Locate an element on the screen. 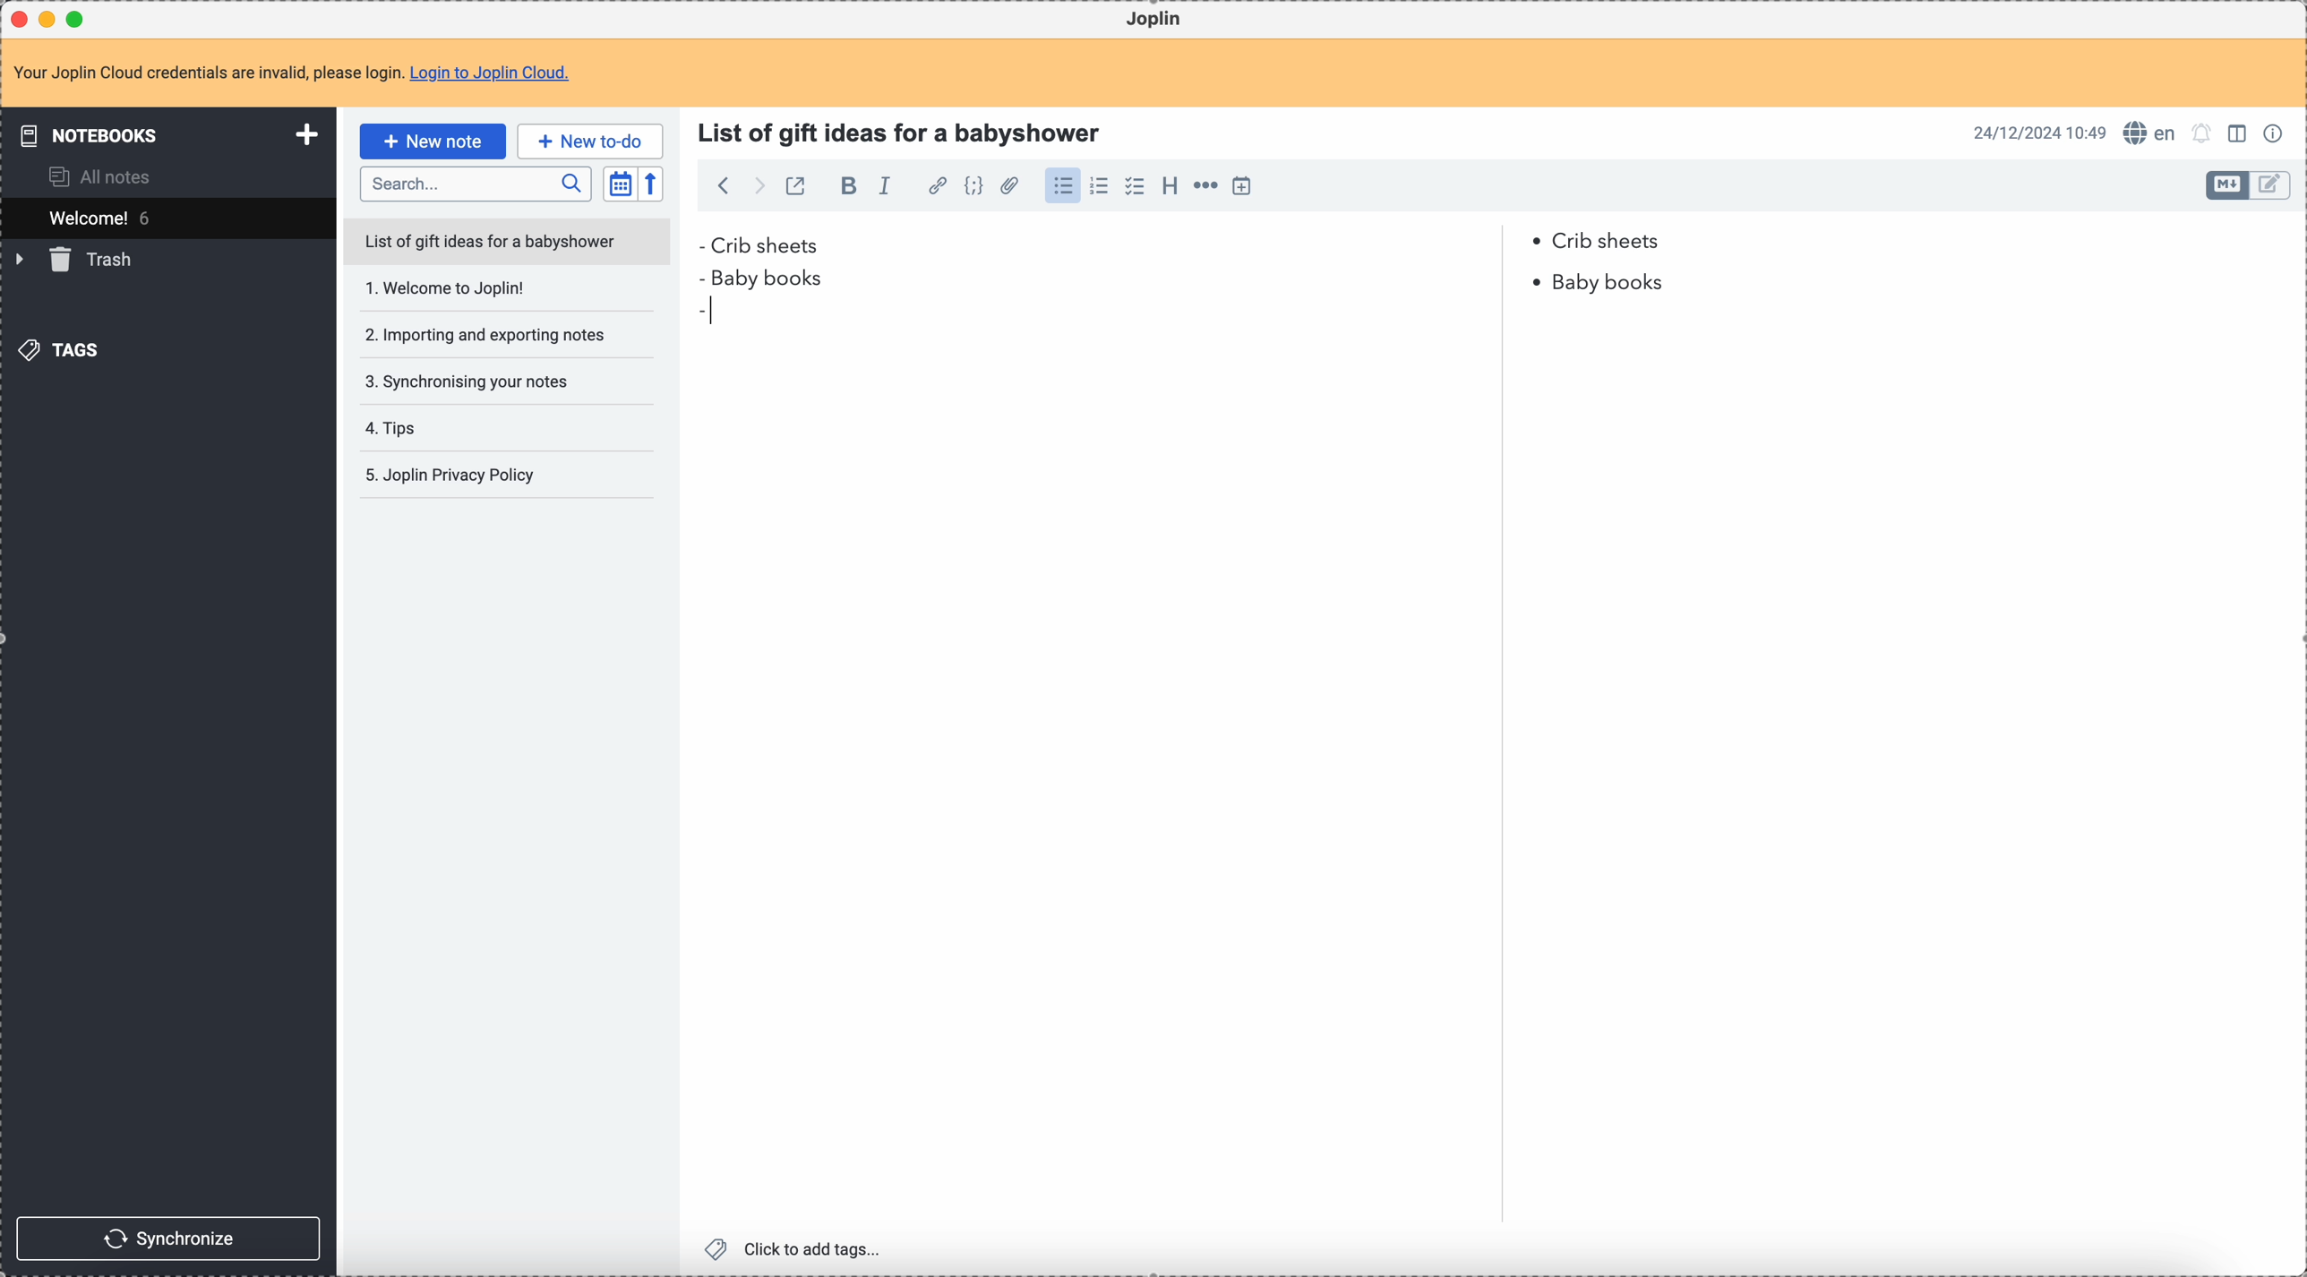 The image size is (2307, 1277). baby books is located at coordinates (779, 279).